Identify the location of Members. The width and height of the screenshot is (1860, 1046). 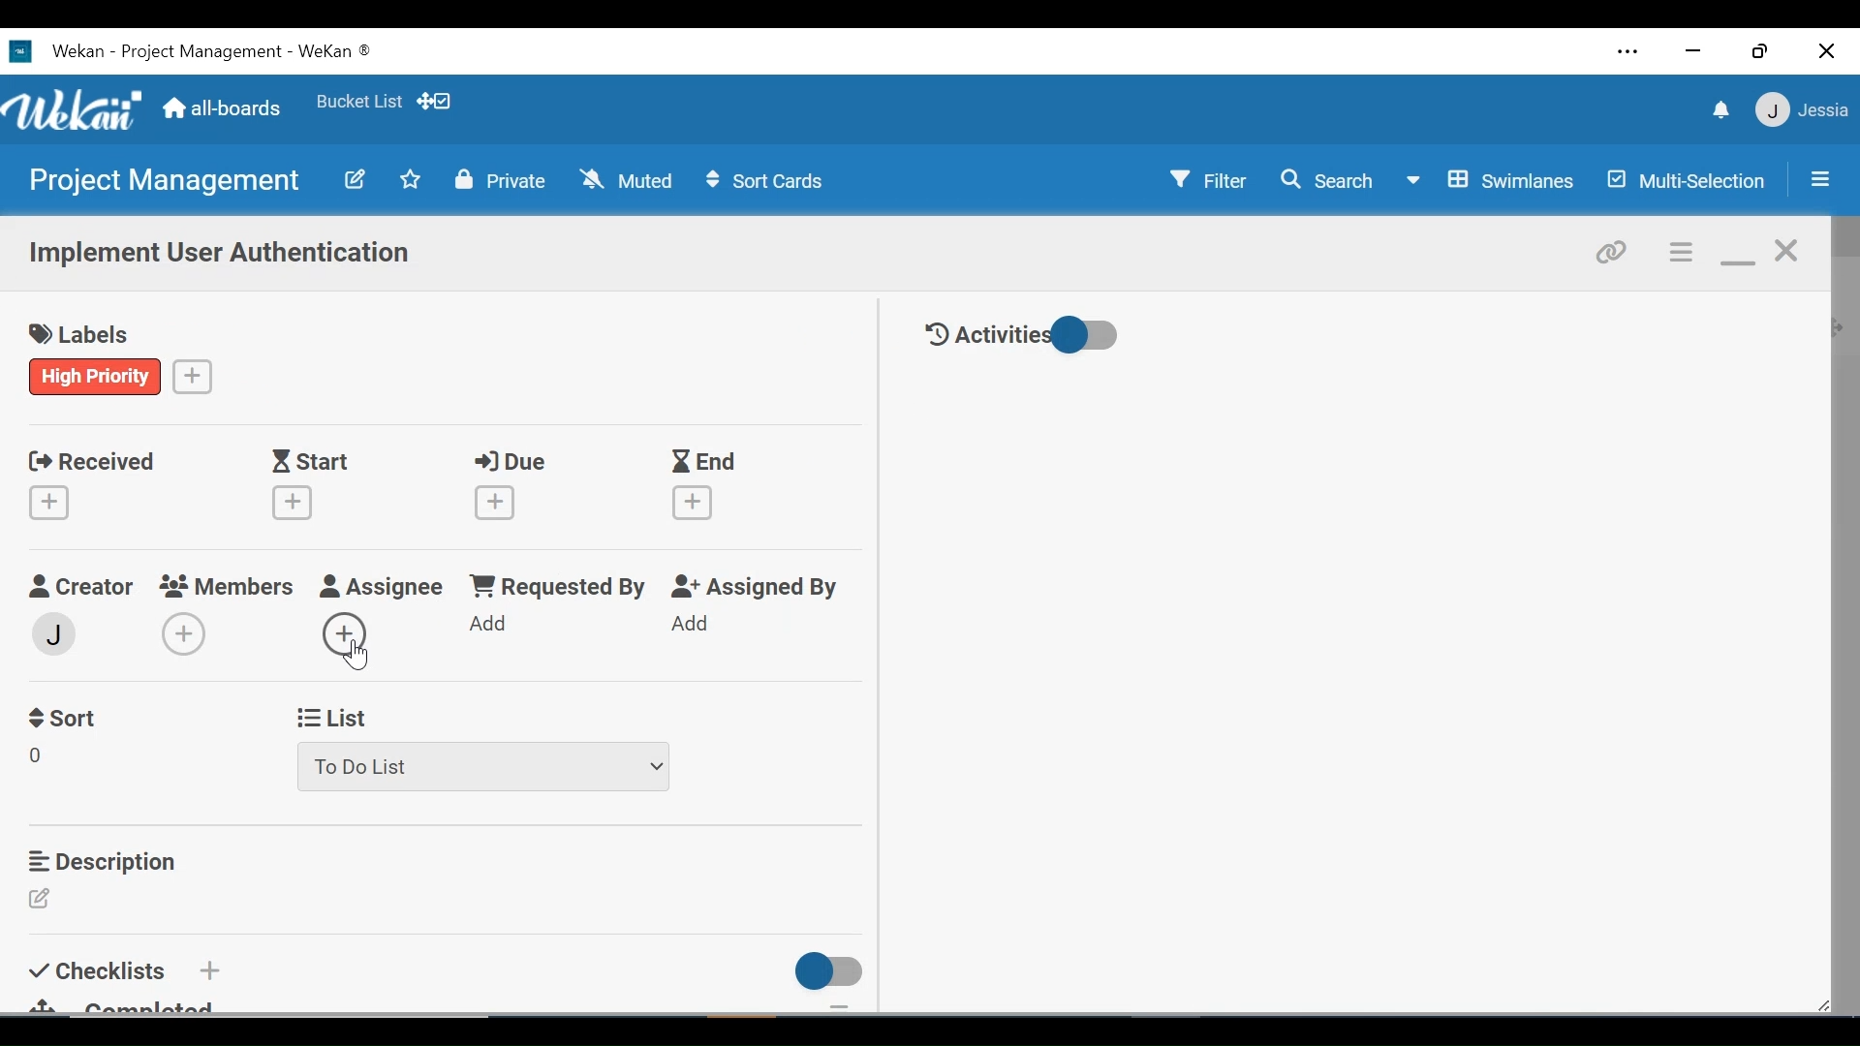
(229, 585).